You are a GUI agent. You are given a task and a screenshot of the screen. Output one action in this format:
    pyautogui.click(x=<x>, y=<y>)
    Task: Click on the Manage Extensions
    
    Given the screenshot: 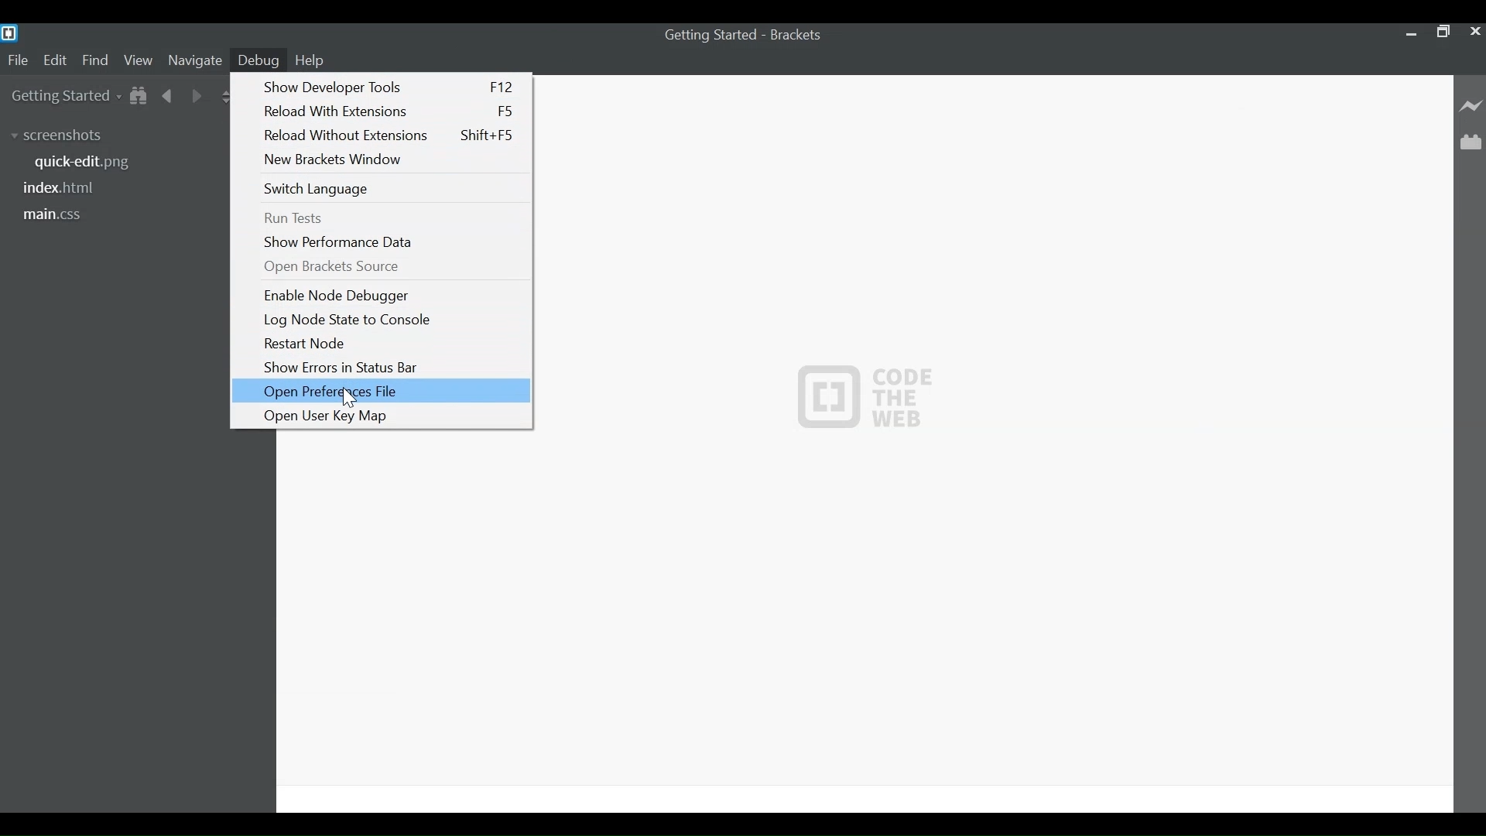 What is the action you would take?
    pyautogui.click(x=1471, y=142)
    